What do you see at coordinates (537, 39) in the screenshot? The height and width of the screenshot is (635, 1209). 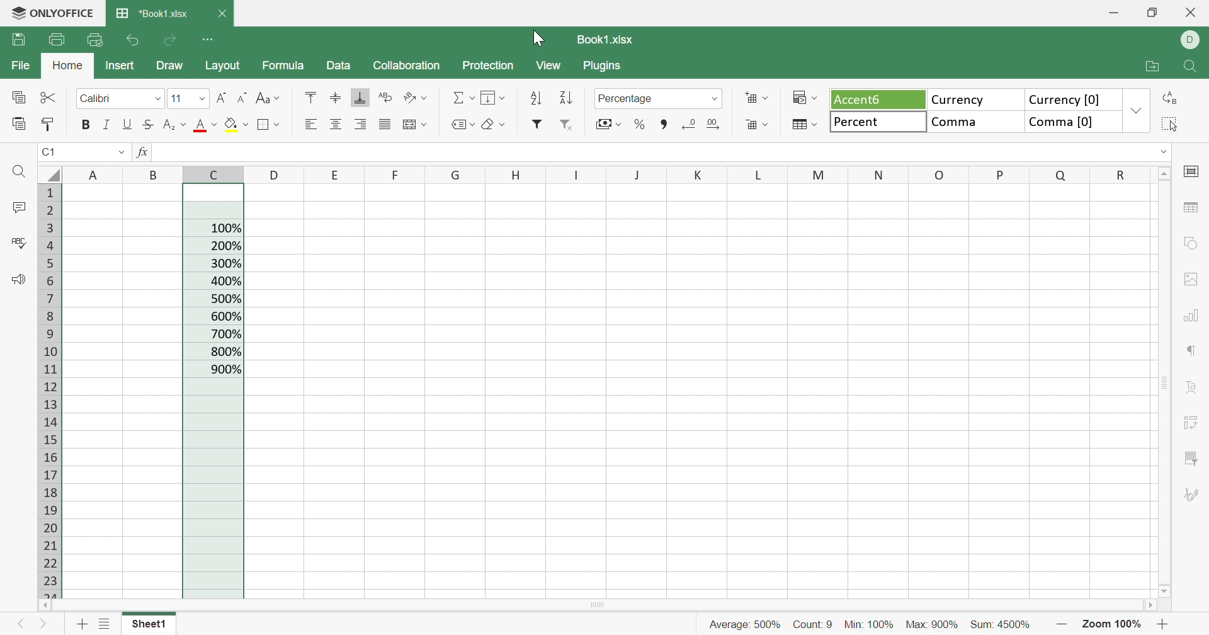 I see `Cursor` at bounding box center [537, 39].